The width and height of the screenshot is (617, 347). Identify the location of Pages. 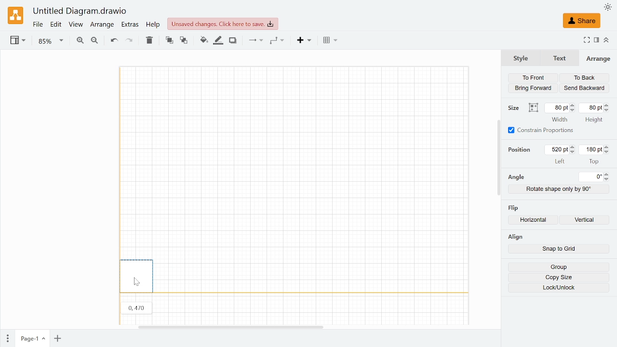
(7, 339).